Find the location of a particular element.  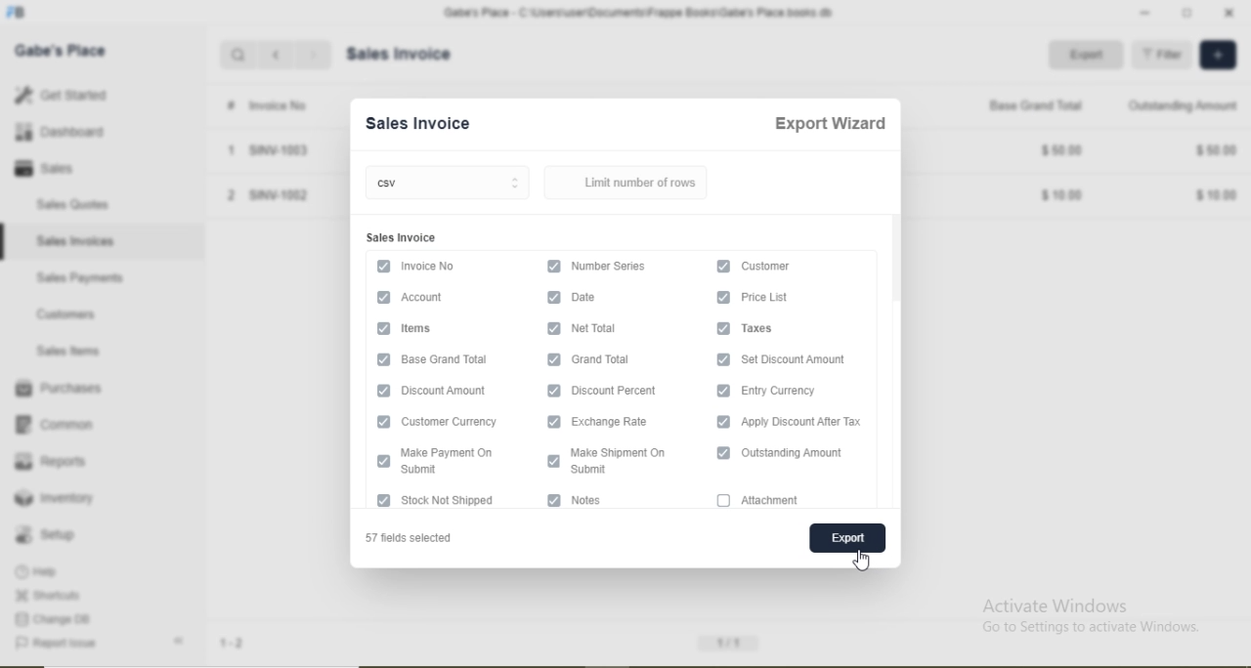

add is located at coordinates (1216, 55).